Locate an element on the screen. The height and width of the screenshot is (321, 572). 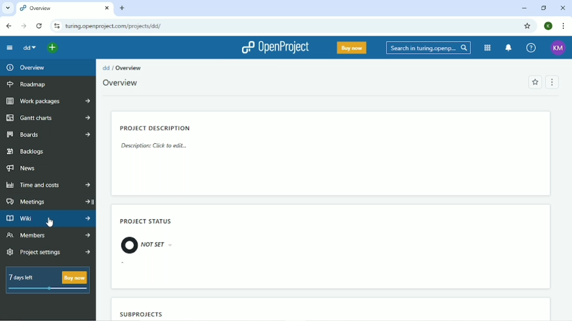
Gantt charts is located at coordinates (47, 118).